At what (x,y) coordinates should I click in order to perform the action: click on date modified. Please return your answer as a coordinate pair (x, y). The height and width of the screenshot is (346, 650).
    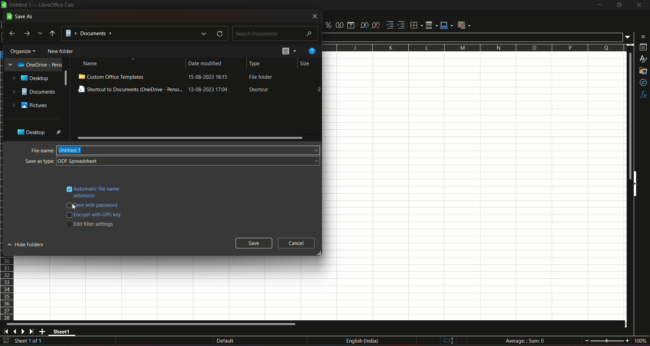
    Looking at the image, I should click on (206, 64).